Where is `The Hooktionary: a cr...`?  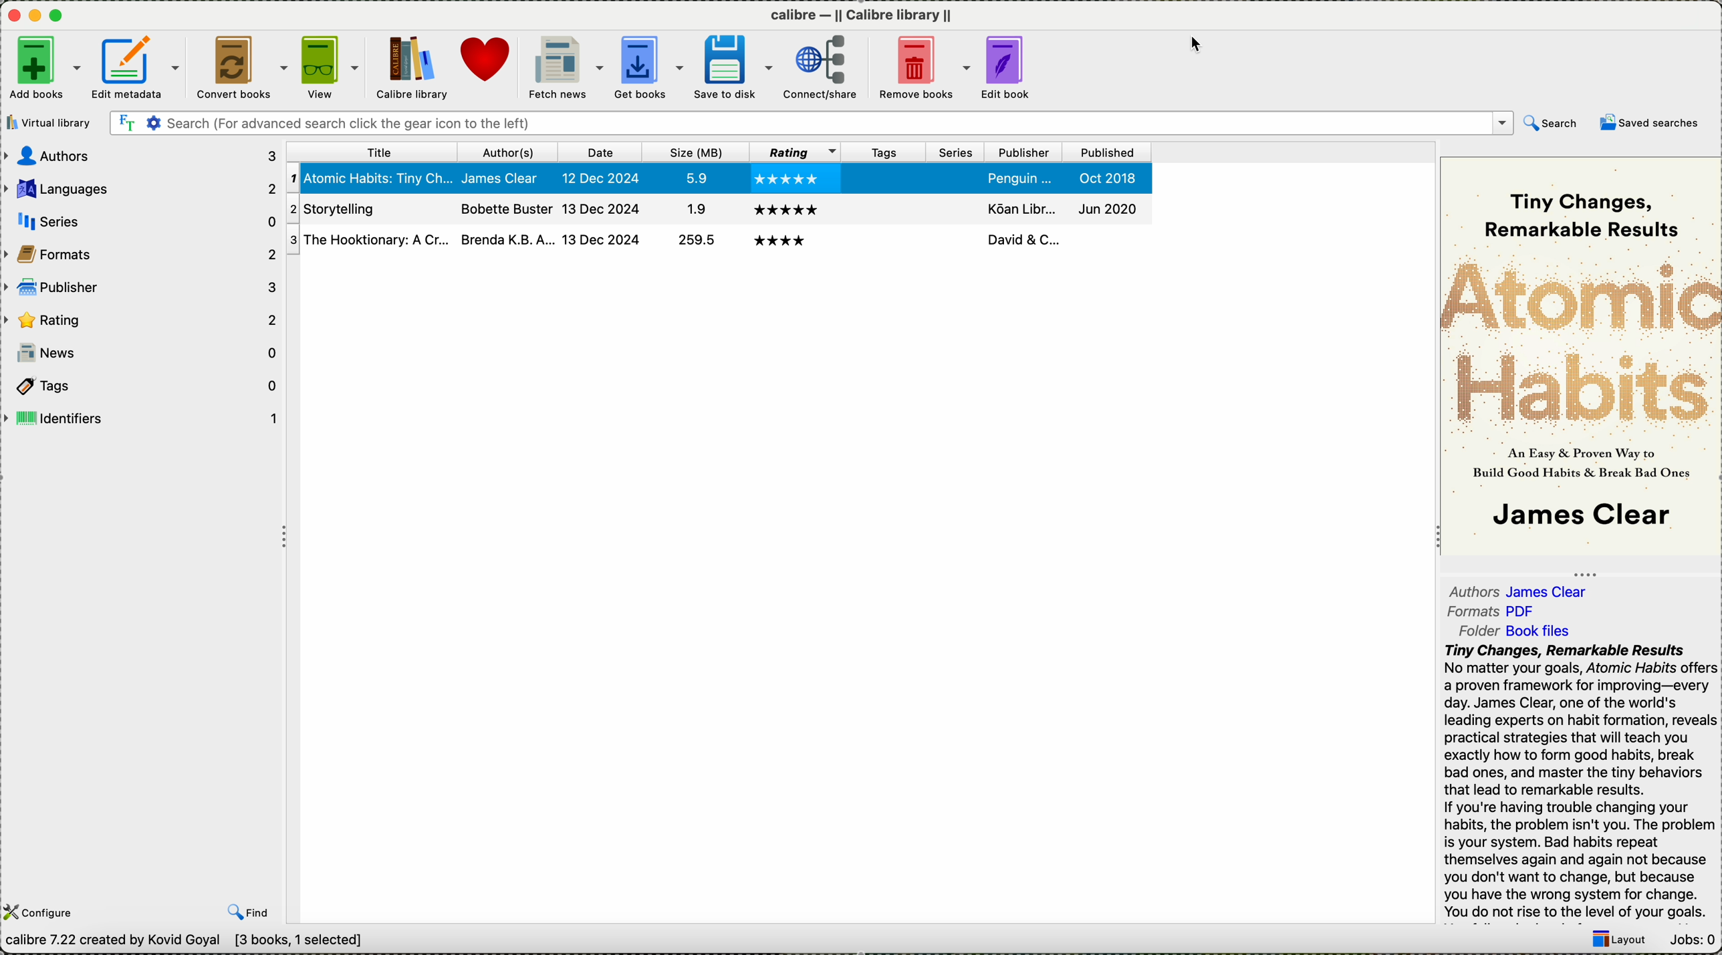 The Hooktionary: a cr... is located at coordinates (368, 210).